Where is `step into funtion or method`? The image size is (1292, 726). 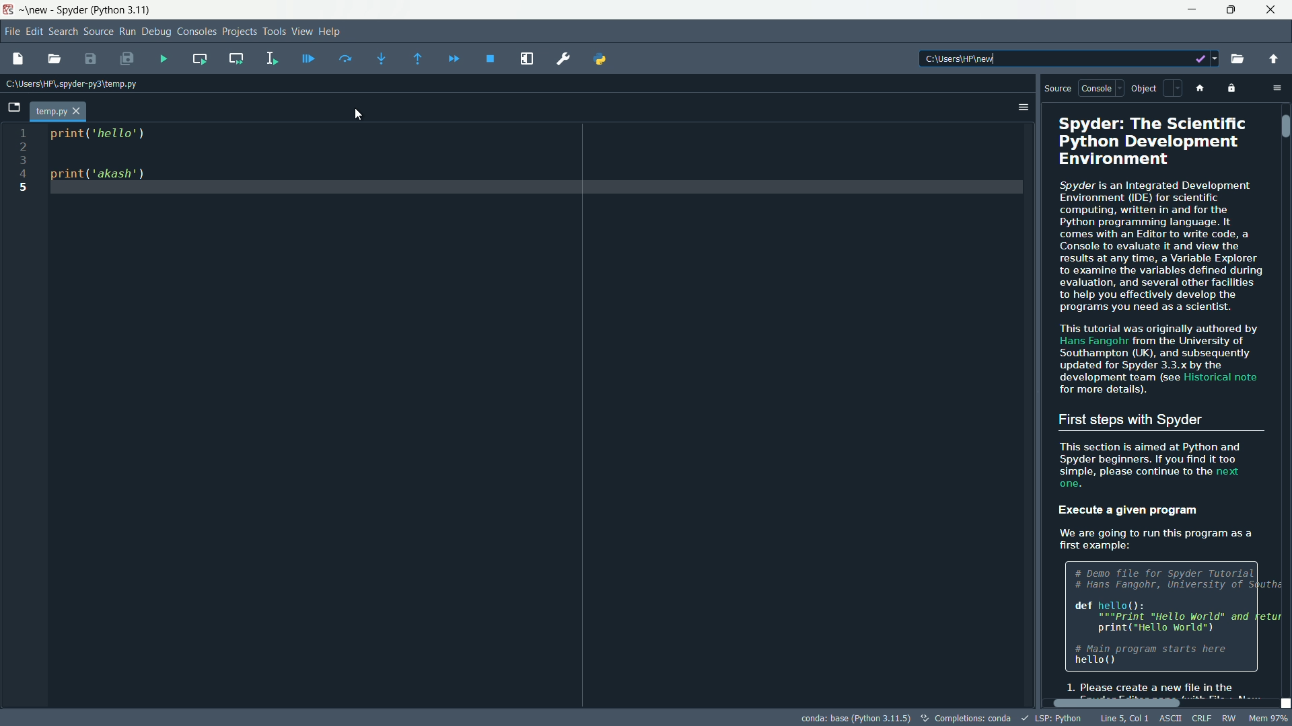
step into funtion or method is located at coordinates (383, 58).